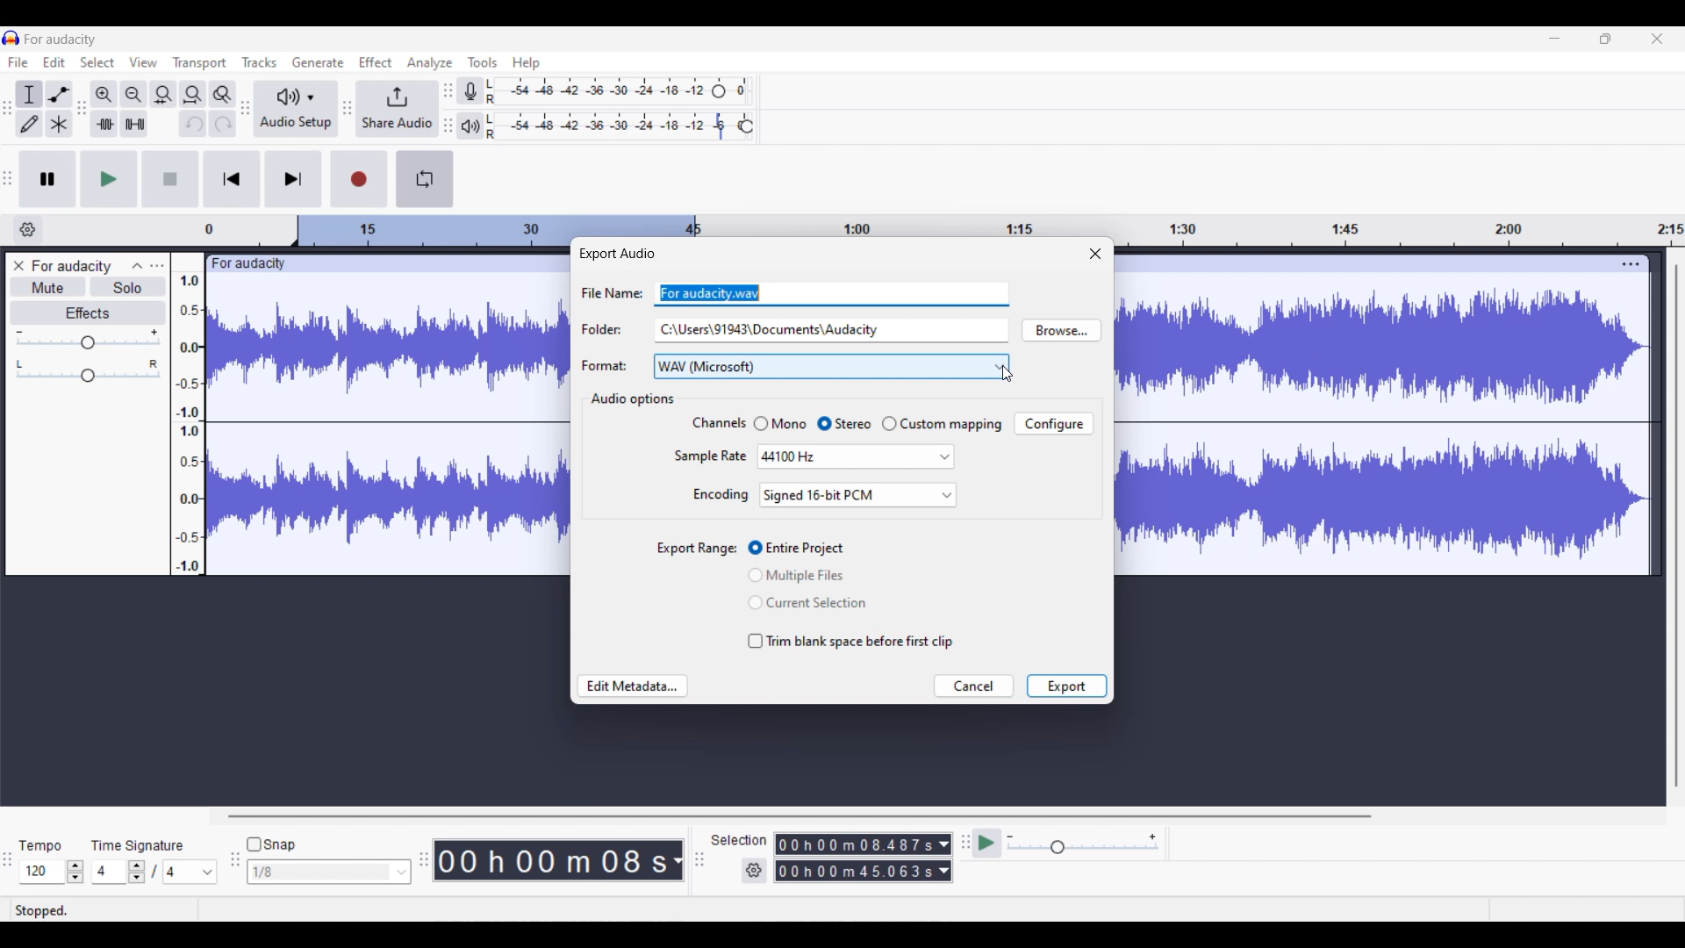 The width and height of the screenshot is (1685, 948). What do you see at coordinates (1095, 253) in the screenshot?
I see `Close` at bounding box center [1095, 253].